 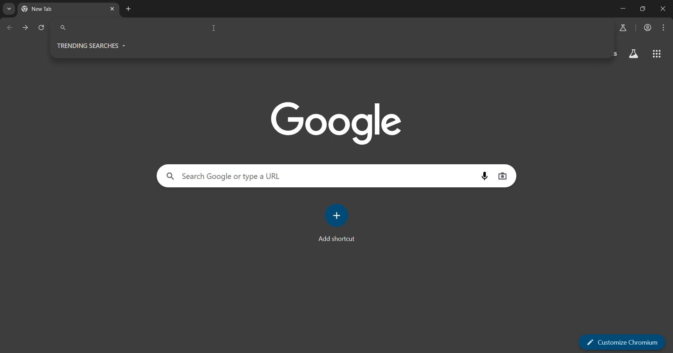 What do you see at coordinates (633, 54) in the screenshot?
I see `search labs` at bounding box center [633, 54].